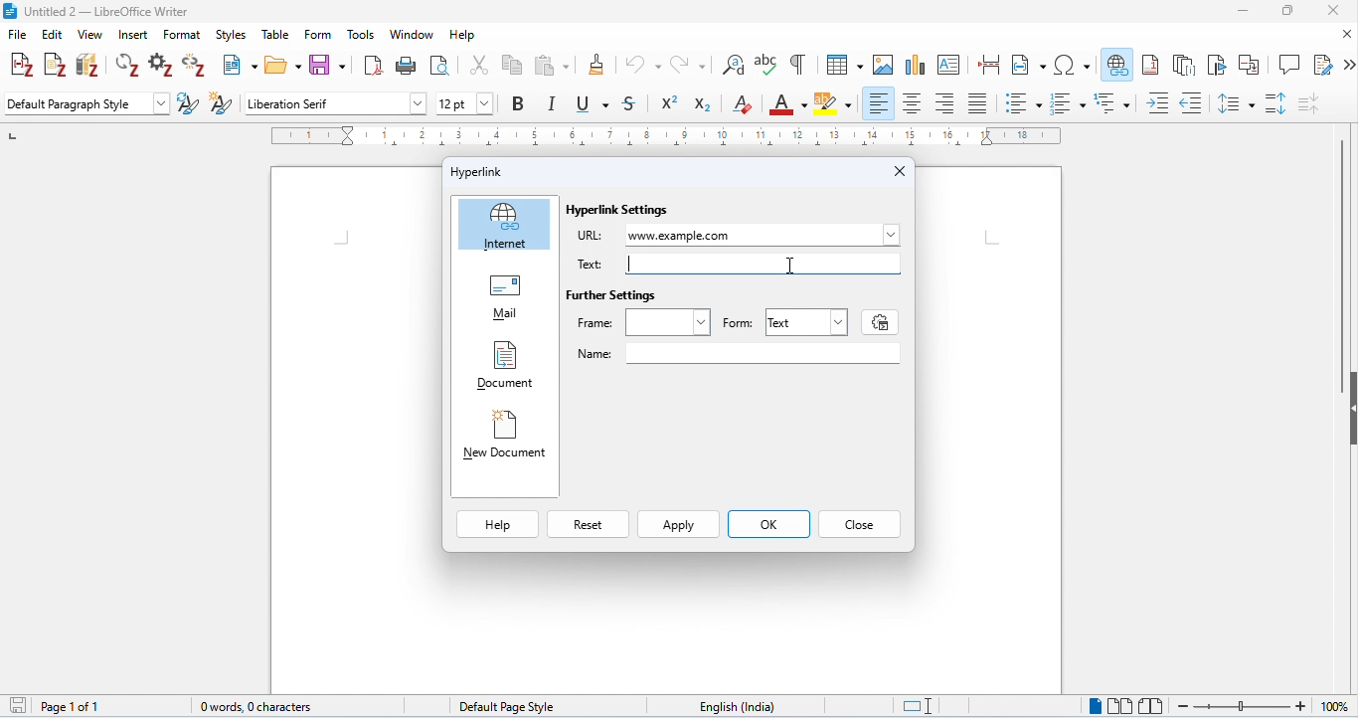  Describe the element at coordinates (705, 103) in the screenshot. I see `subscript` at that location.